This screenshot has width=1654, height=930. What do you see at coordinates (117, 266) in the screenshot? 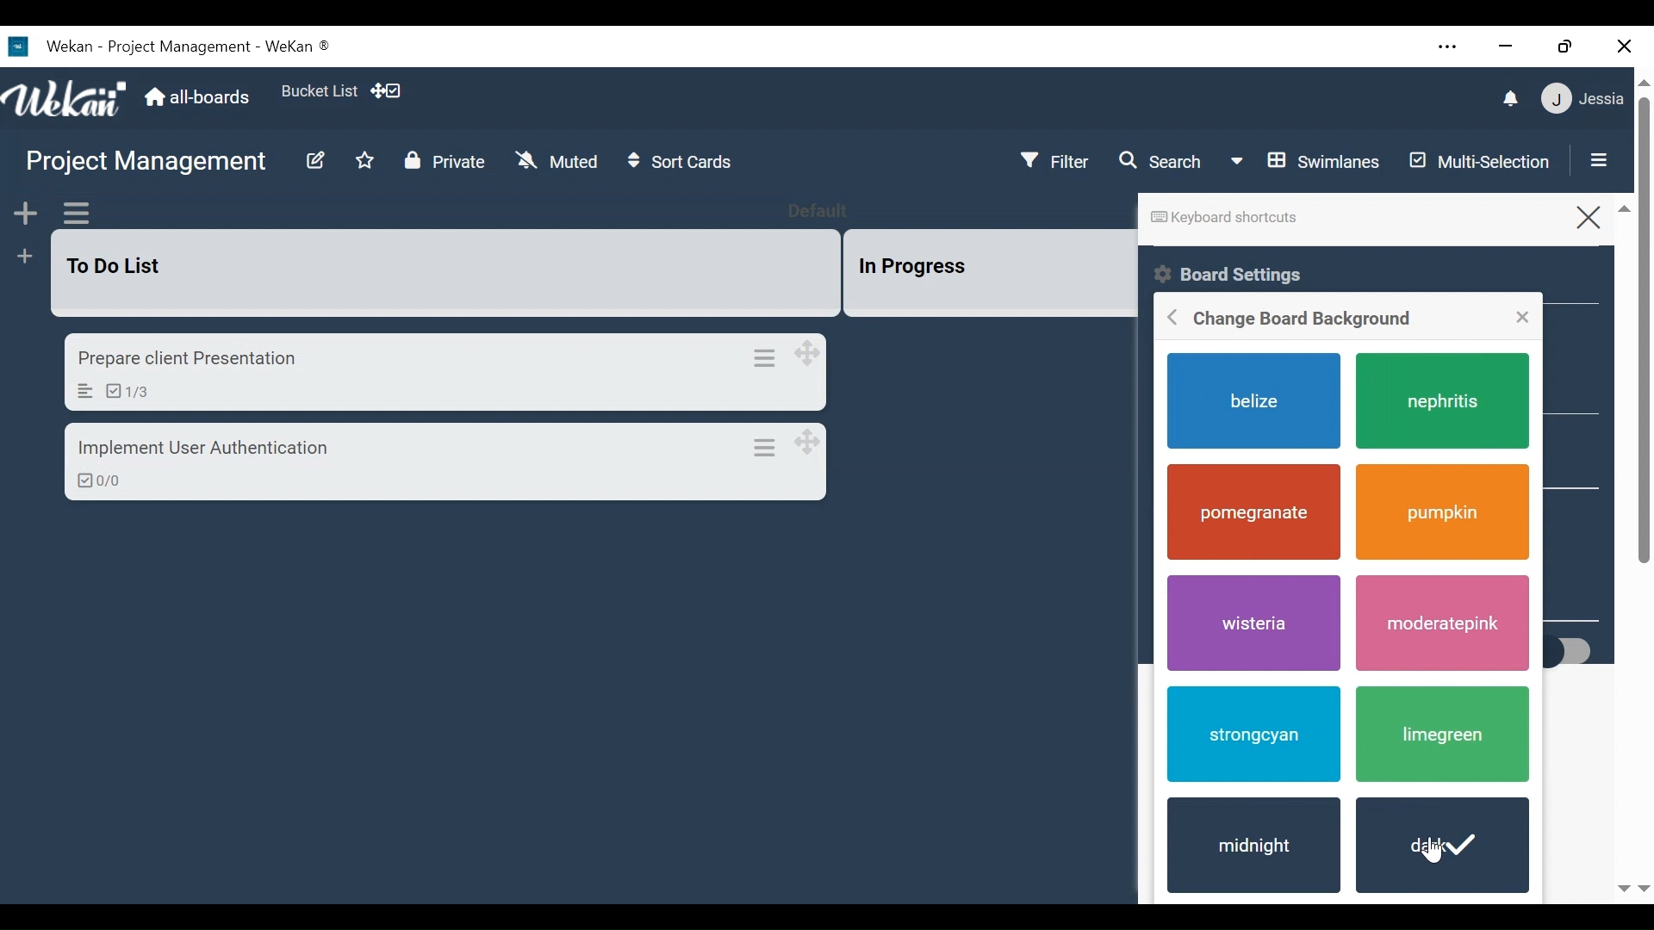
I see `List Name` at bounding box center [117, 266].